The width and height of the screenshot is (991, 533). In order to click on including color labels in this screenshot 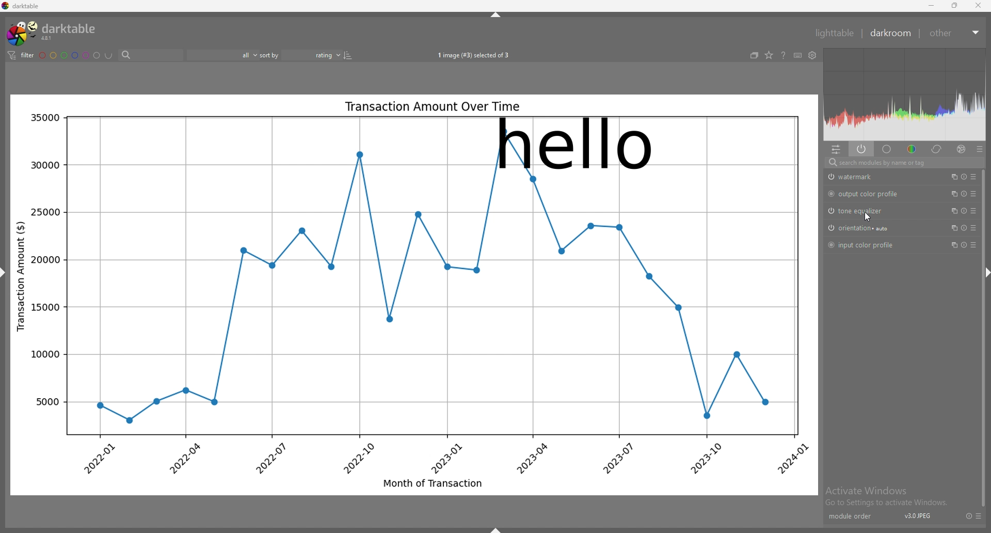, I will do `click(109, 56)`.